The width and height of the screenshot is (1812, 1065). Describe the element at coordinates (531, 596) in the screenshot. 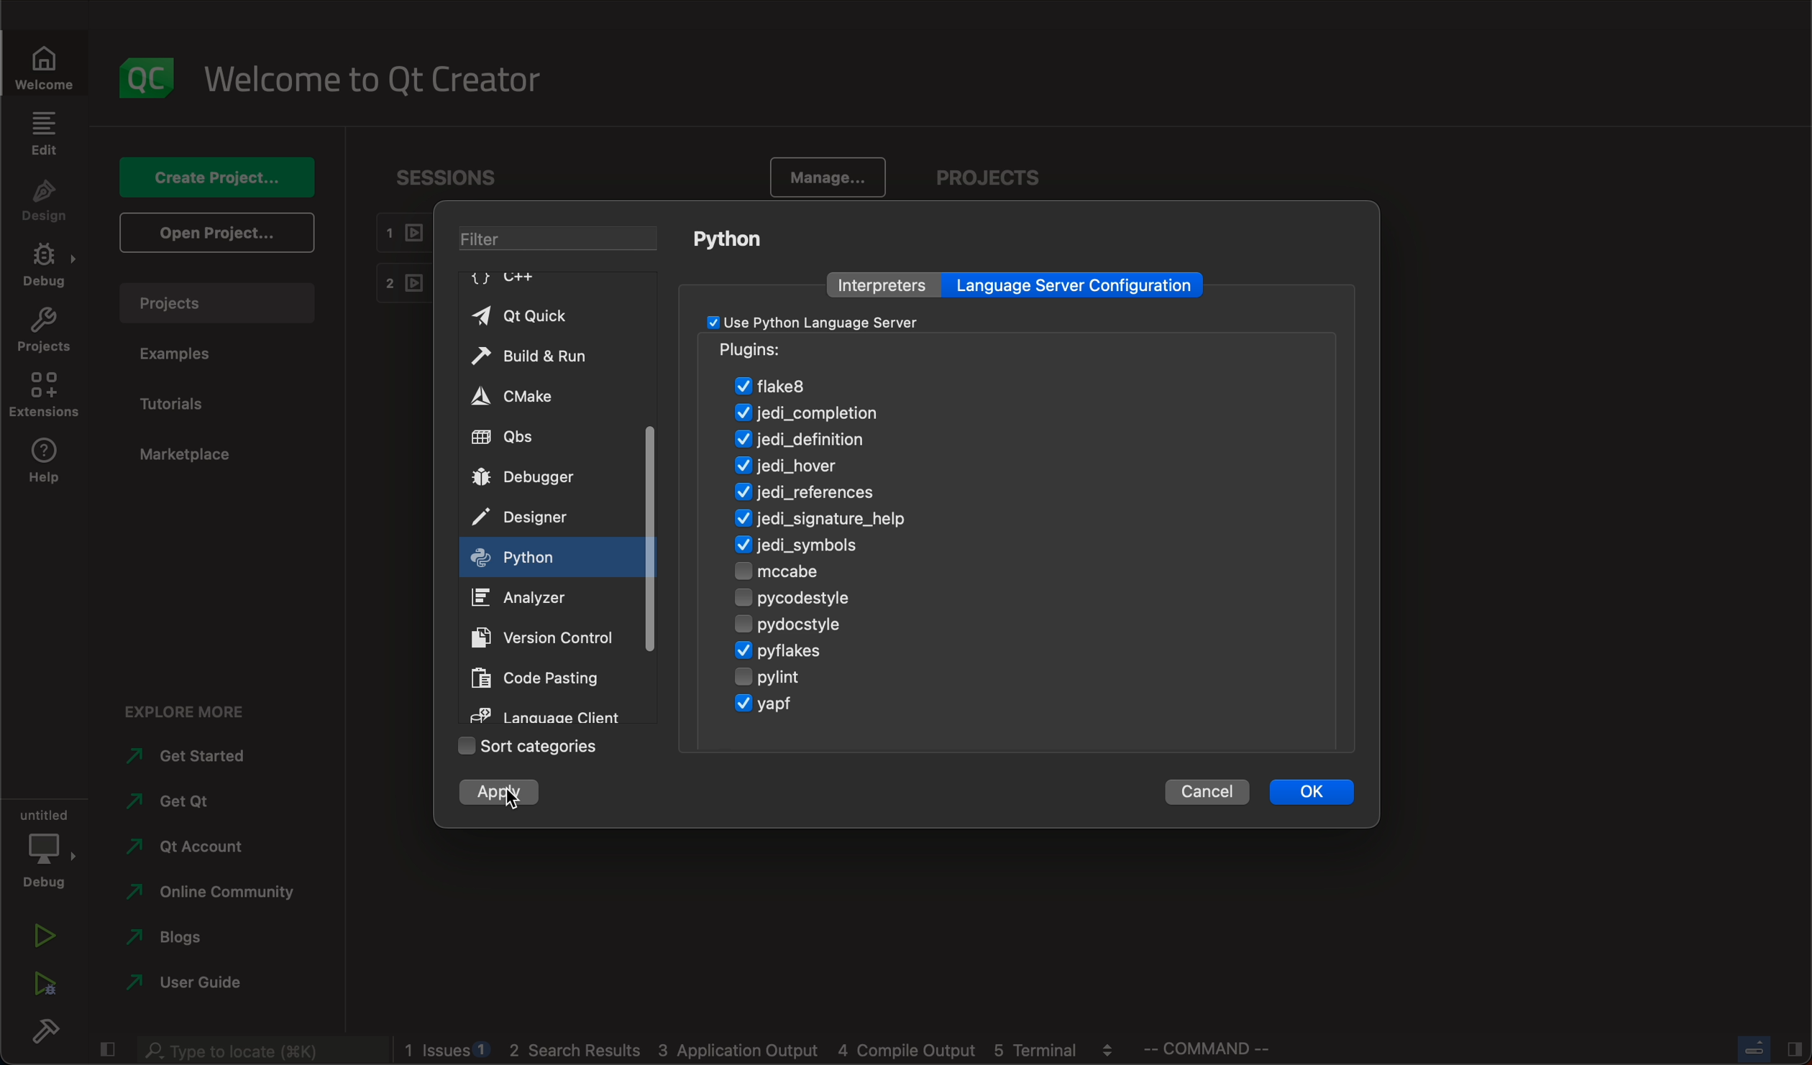

I see `analyzer` at that location.